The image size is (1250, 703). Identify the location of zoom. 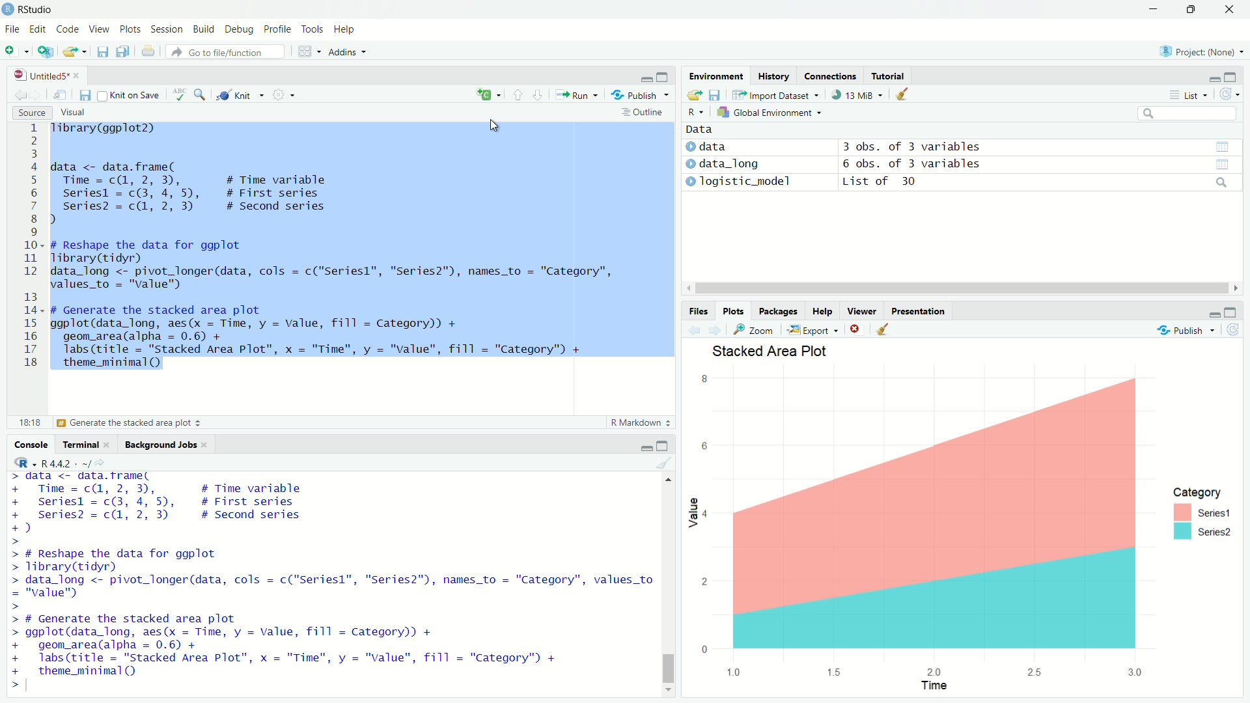
(202, 95).